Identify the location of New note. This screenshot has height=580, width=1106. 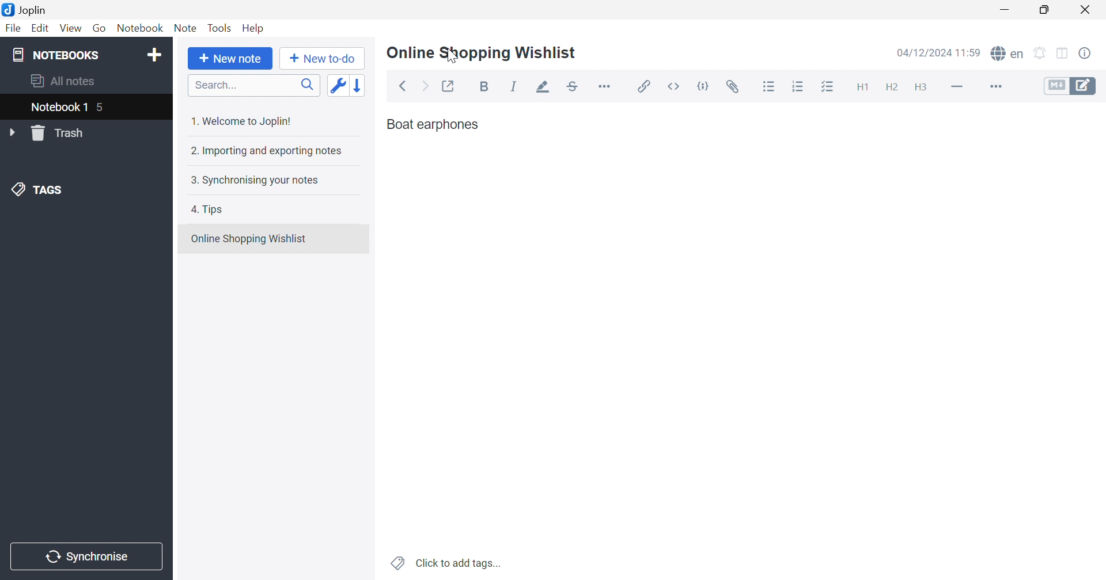
(233, 59).